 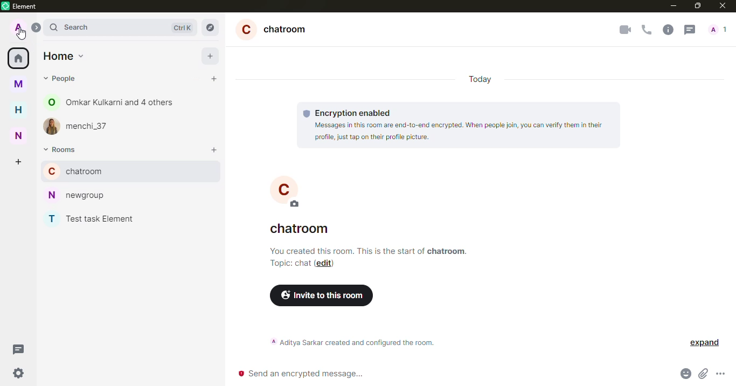 What do you see at coordinates (624, 29) in the screenshot?
I see `video call` at bounding box center [624, 29].